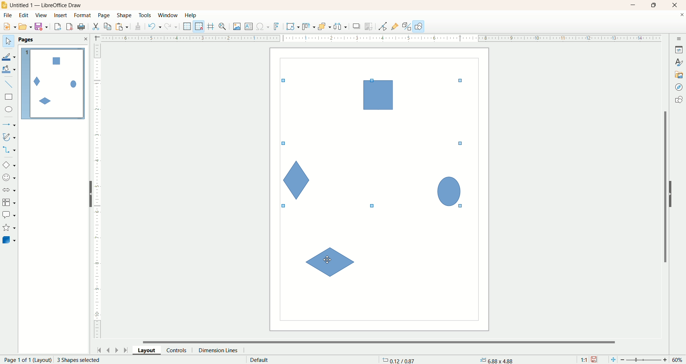  What do you see at coordinates (8, 27) in the screenshot?
I see `new` at bounding box center [8, 27].